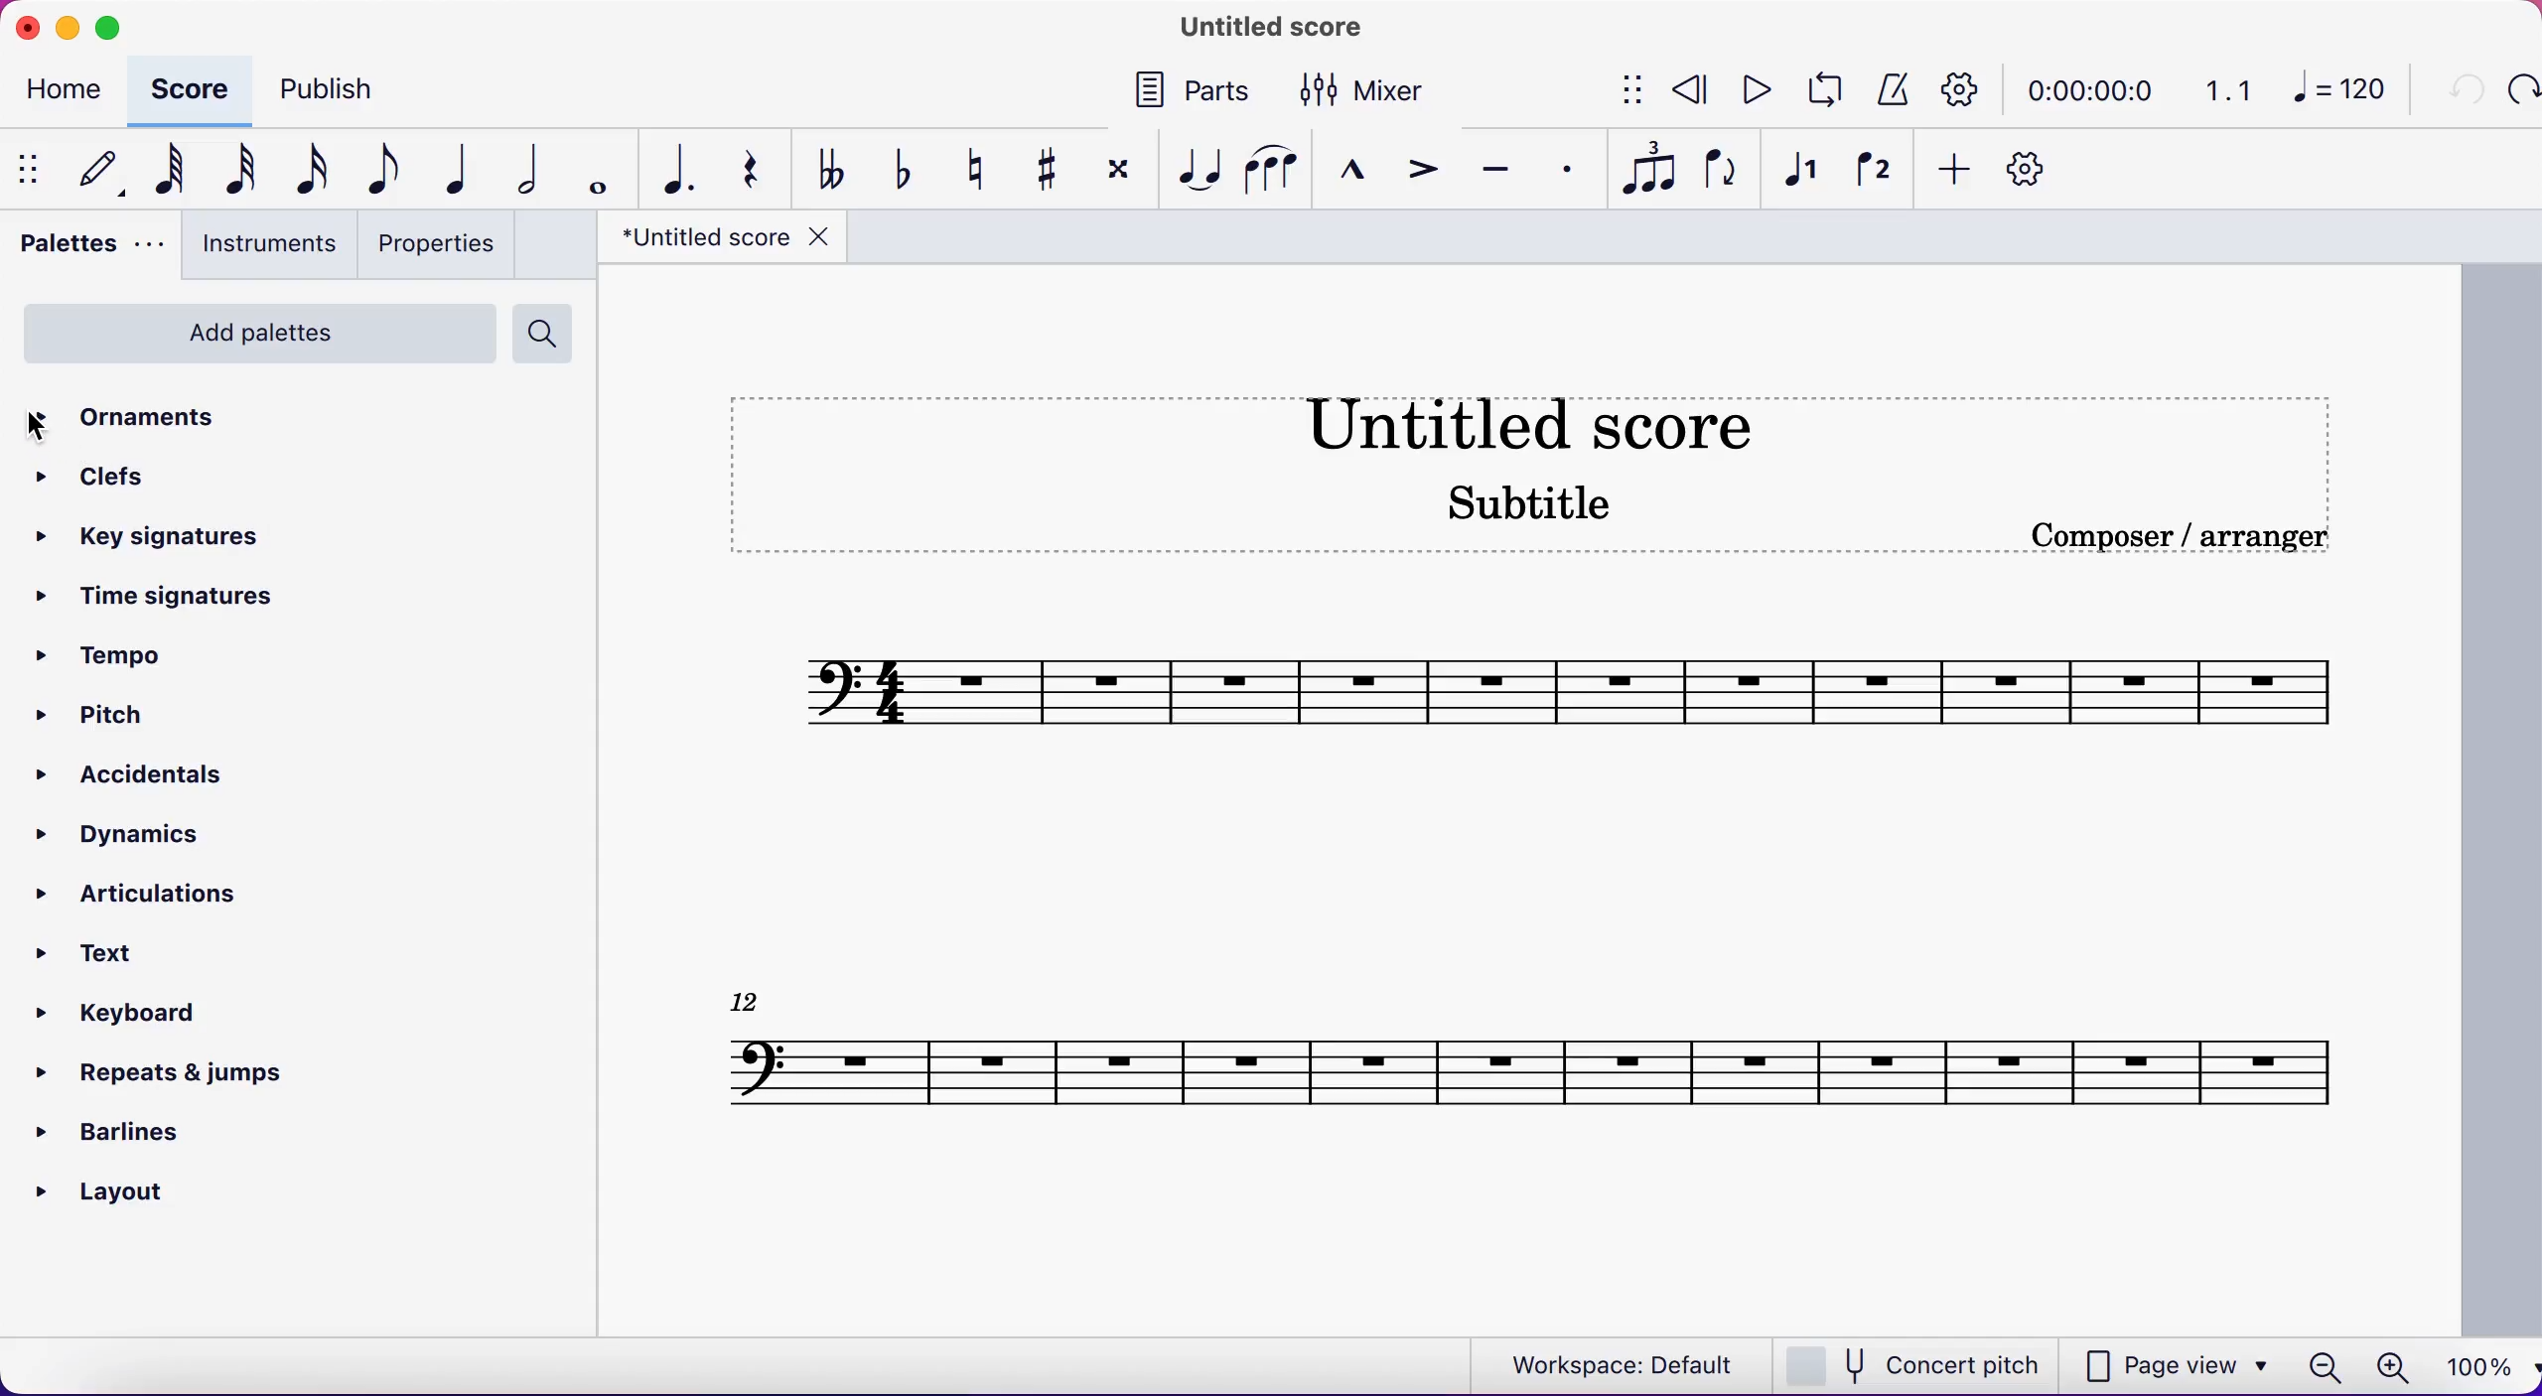 Image resolution: width=2542 pixels, height=1396 pixels. I want to click on articulations, so click(149, 891).